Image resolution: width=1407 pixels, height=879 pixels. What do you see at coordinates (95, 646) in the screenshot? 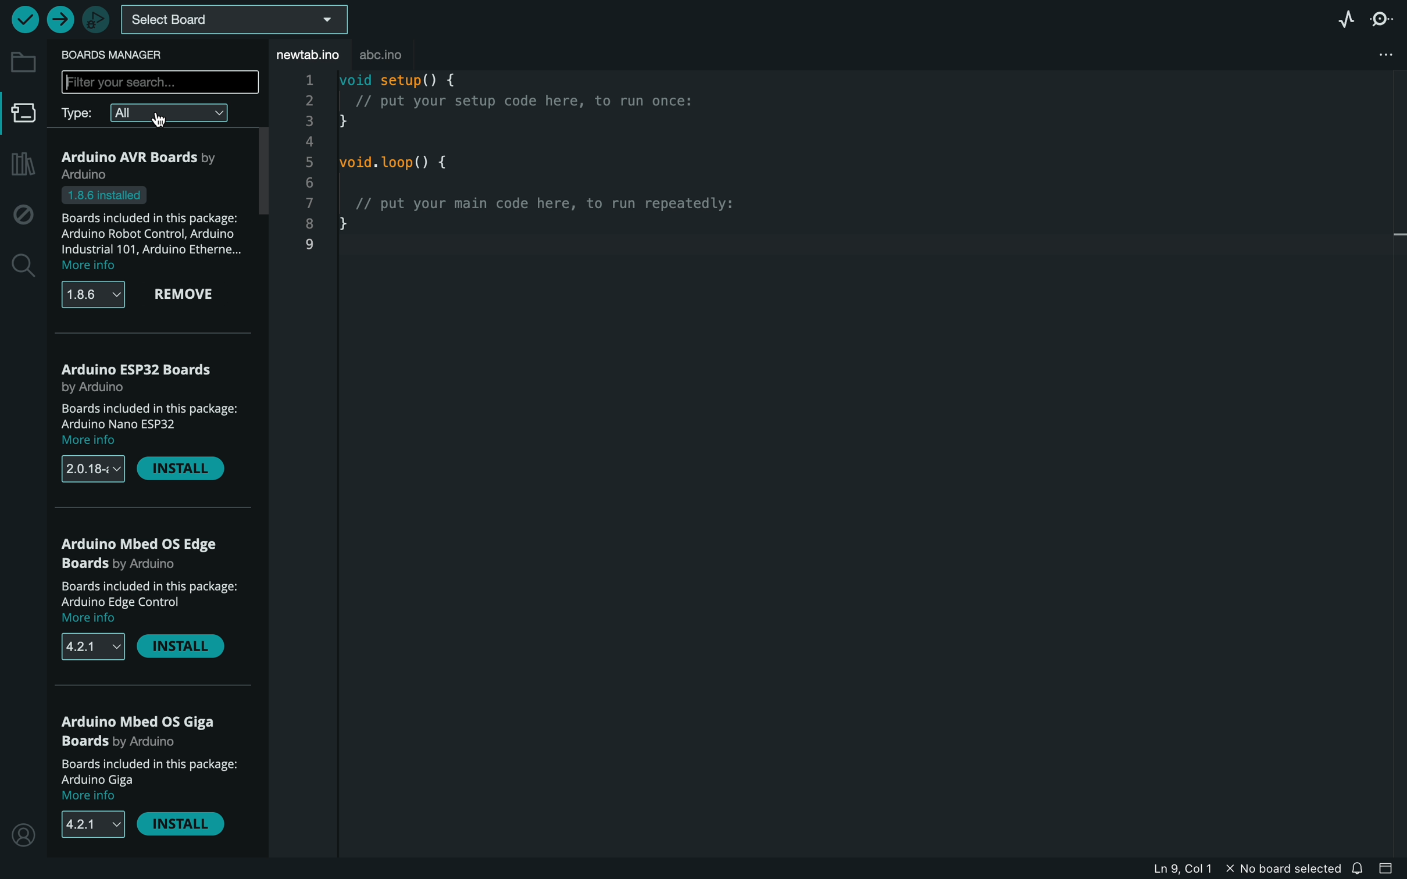
I see `versions` at bounding box center [95, 646].